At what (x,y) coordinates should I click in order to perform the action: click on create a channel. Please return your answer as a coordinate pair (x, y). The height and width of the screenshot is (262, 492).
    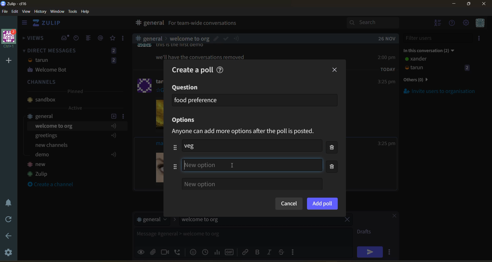
    Looking at the image, I should click on (54, 185).